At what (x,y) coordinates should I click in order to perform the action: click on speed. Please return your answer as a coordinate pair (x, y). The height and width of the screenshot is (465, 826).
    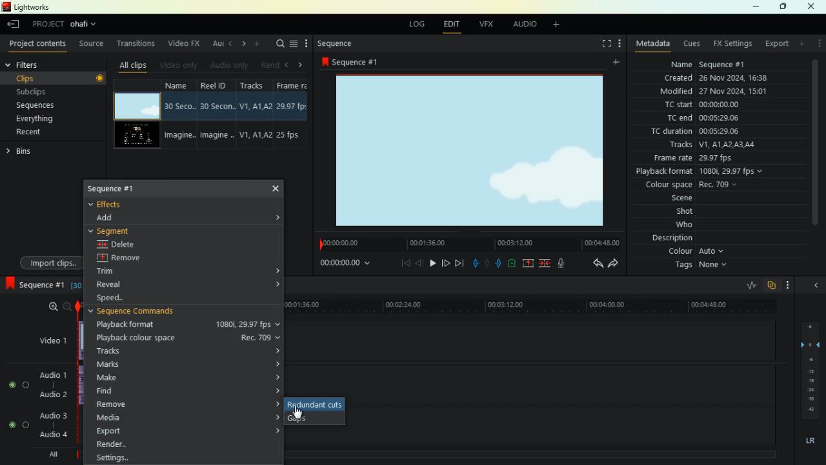
    Looking at the image, I should click on (112, 298).